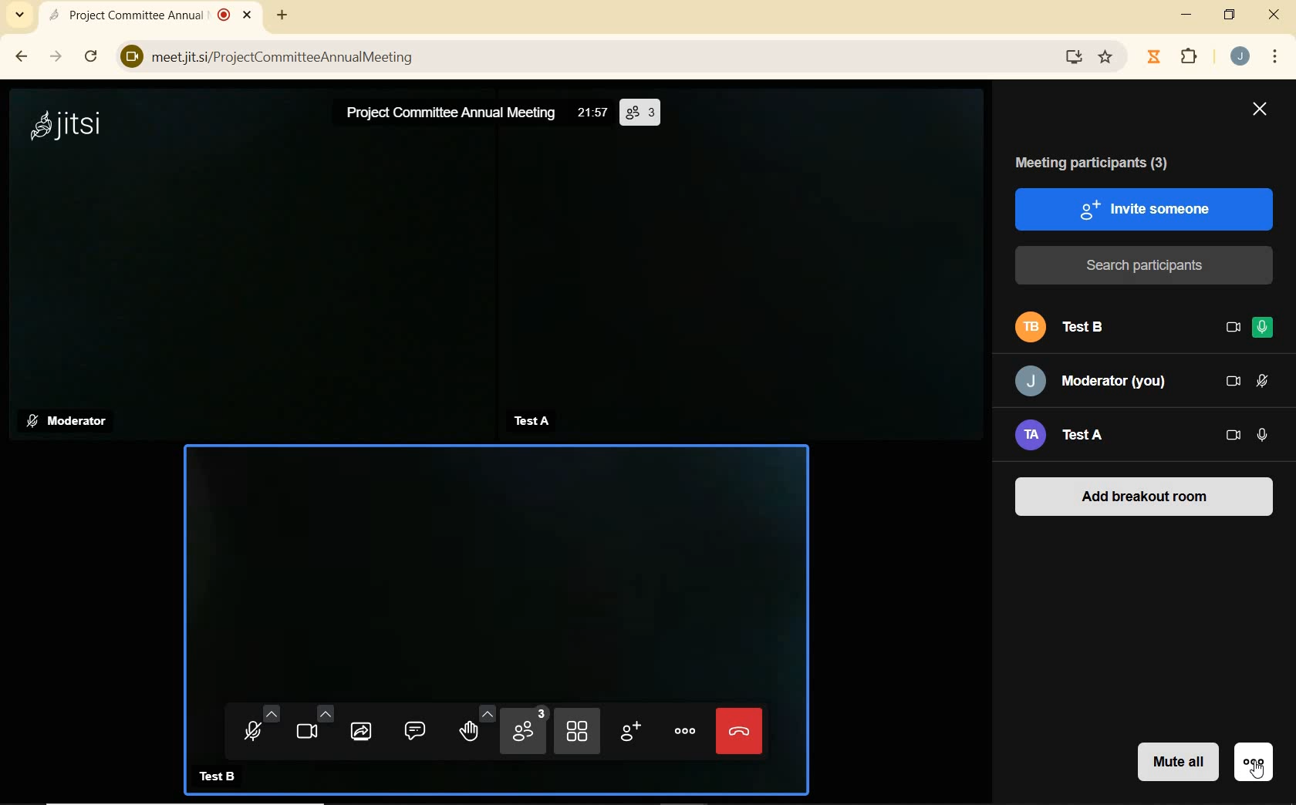  What do you see at coordinates (497, 564) in the screenshot?
I see `Test B camera` at bounding box center [497, 564].